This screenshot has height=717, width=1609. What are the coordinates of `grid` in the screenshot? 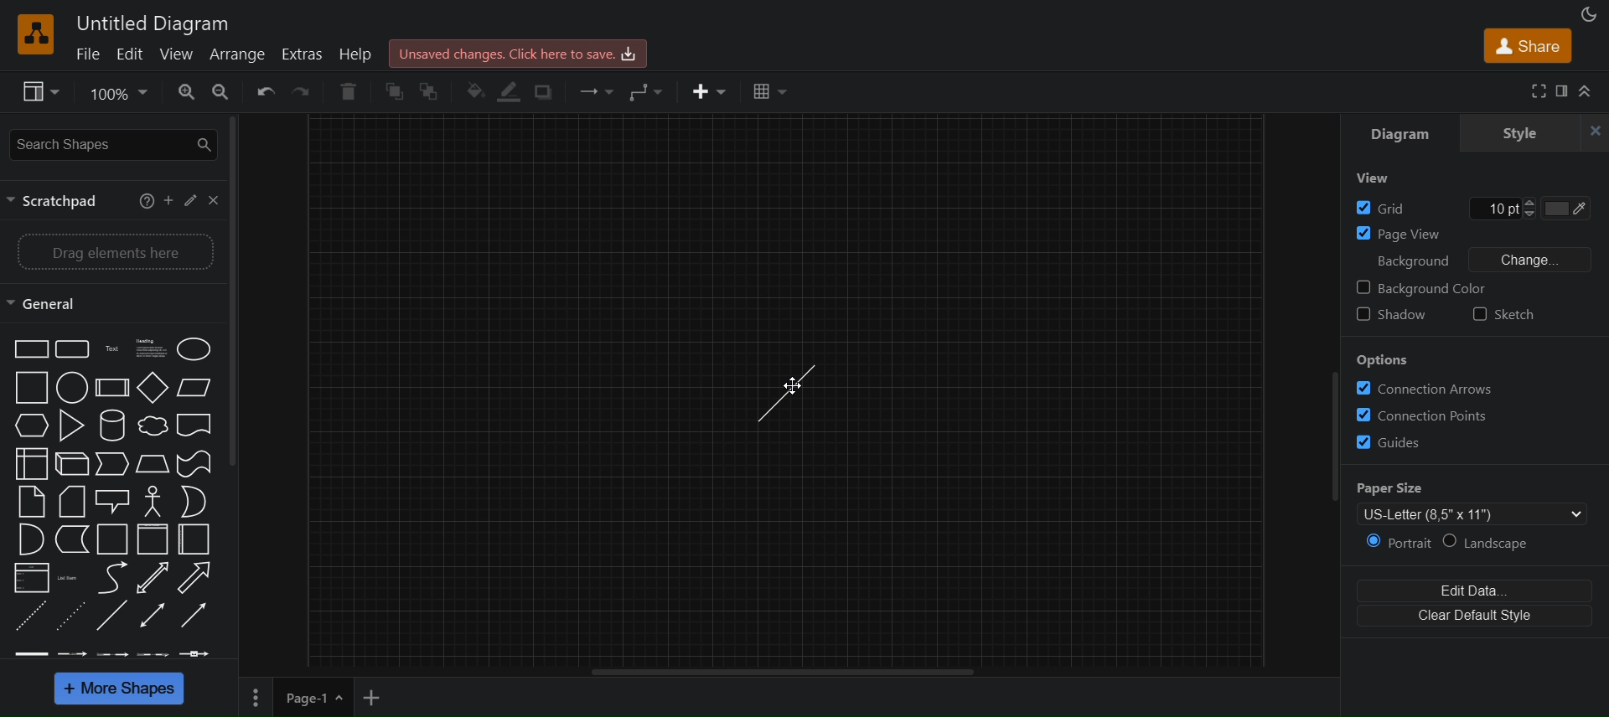 It's located at (1384, 208).